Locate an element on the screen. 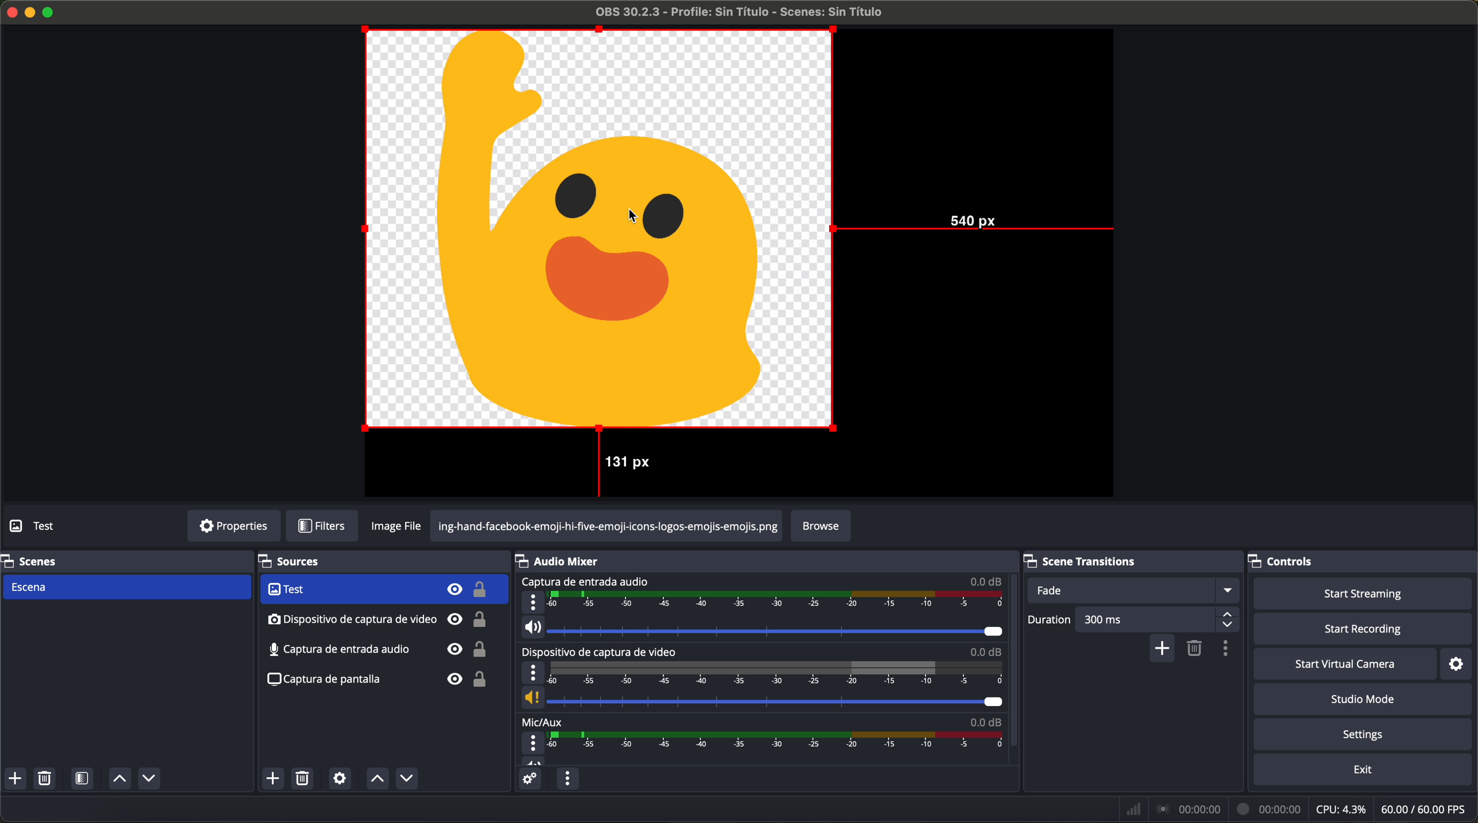 The height and width of the screenshot is (823, 1478). audio mixer menu is located at coordinates (567, 778).